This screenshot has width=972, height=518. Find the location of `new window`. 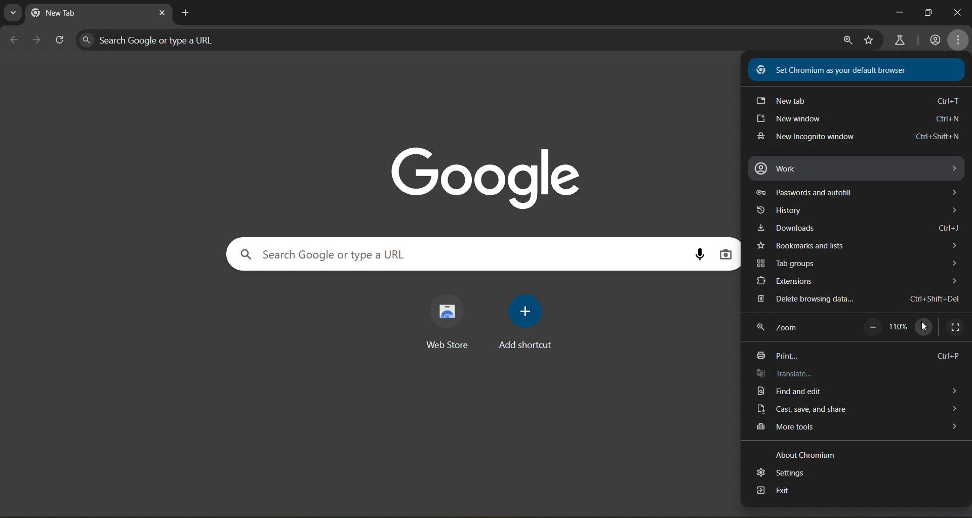

new window is located at coordinates (857, 120).